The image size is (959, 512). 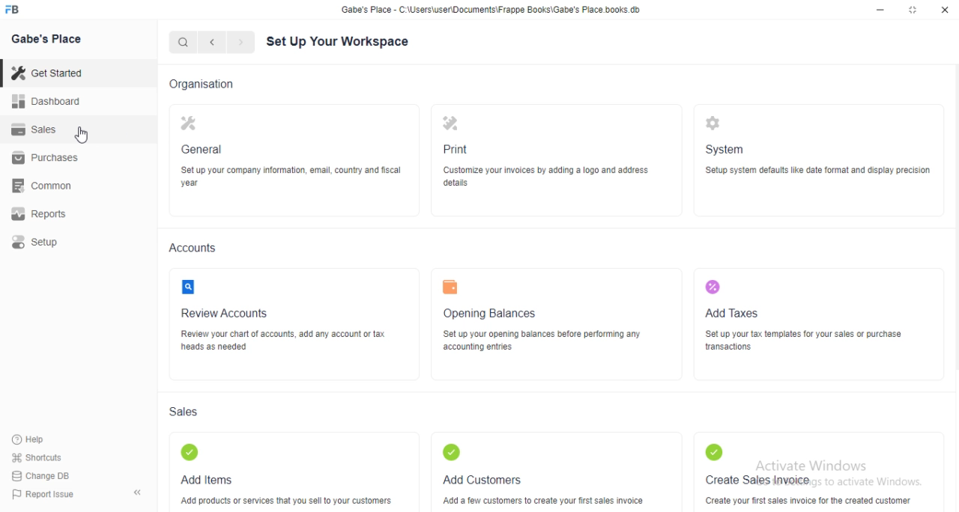 I want to click on purchases, so click(x=45, y=158).